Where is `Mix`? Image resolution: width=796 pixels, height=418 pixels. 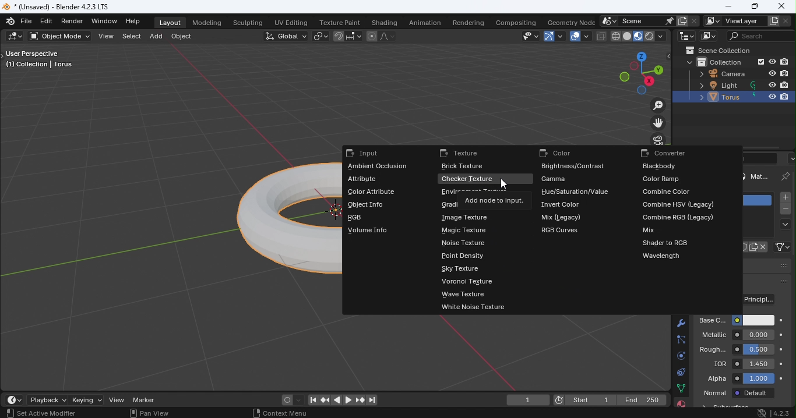
Mix is located at coordinates (653, 230).